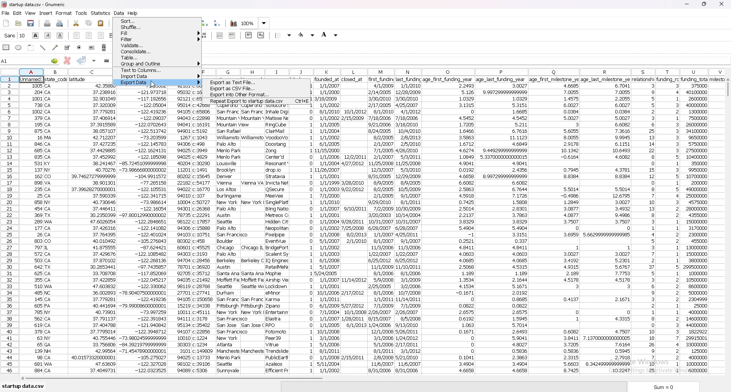 Image resolution: width=731 pixels, height=392 pixels. I want to click on chart, so click(234, 24).